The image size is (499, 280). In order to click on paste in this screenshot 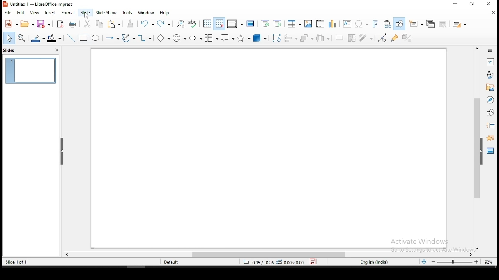, I will do `click(131, 24)`.